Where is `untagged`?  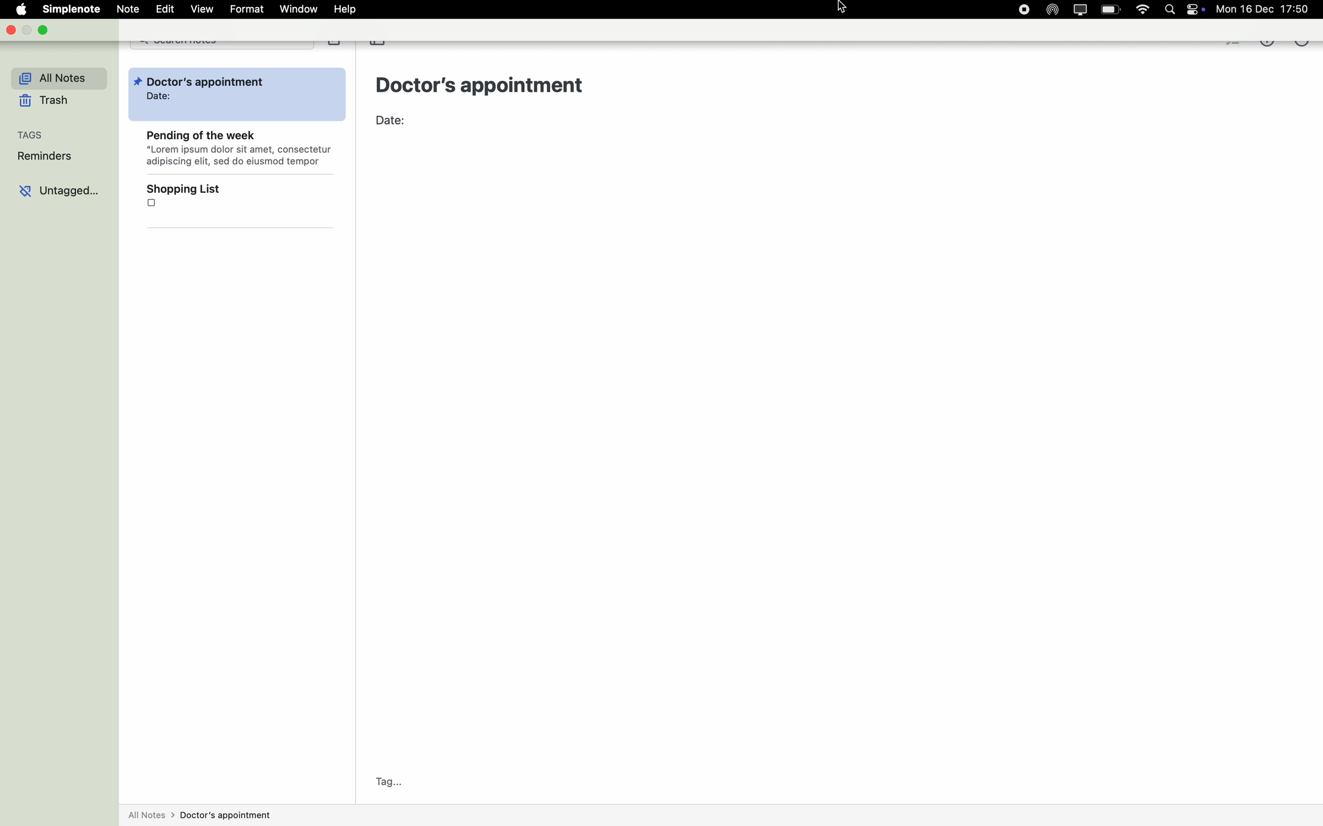
untagged is located at coordinates (58, 193).